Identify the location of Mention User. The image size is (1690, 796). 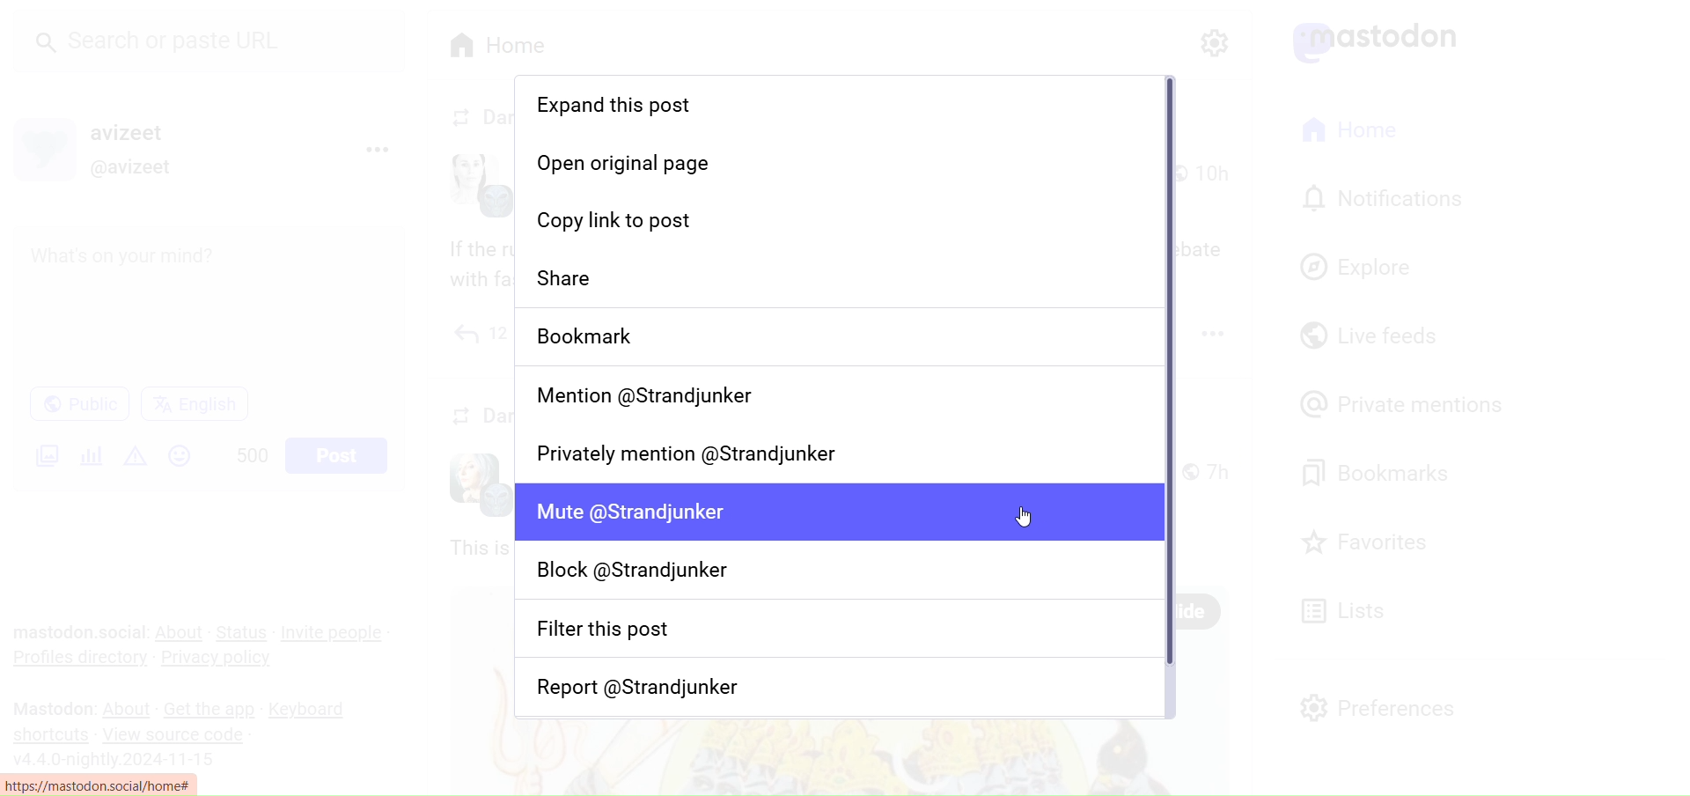
(840, 393).